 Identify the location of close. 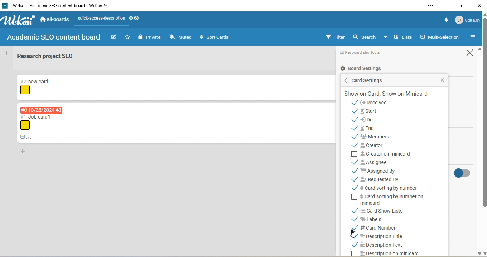
(471, 53).